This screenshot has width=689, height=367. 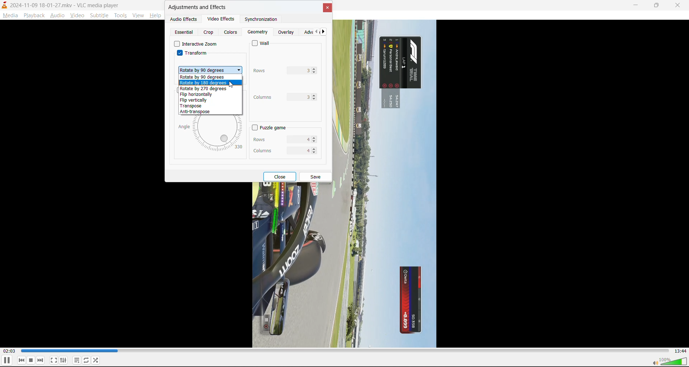 I want to click on transform, so click(x=192, y=55).